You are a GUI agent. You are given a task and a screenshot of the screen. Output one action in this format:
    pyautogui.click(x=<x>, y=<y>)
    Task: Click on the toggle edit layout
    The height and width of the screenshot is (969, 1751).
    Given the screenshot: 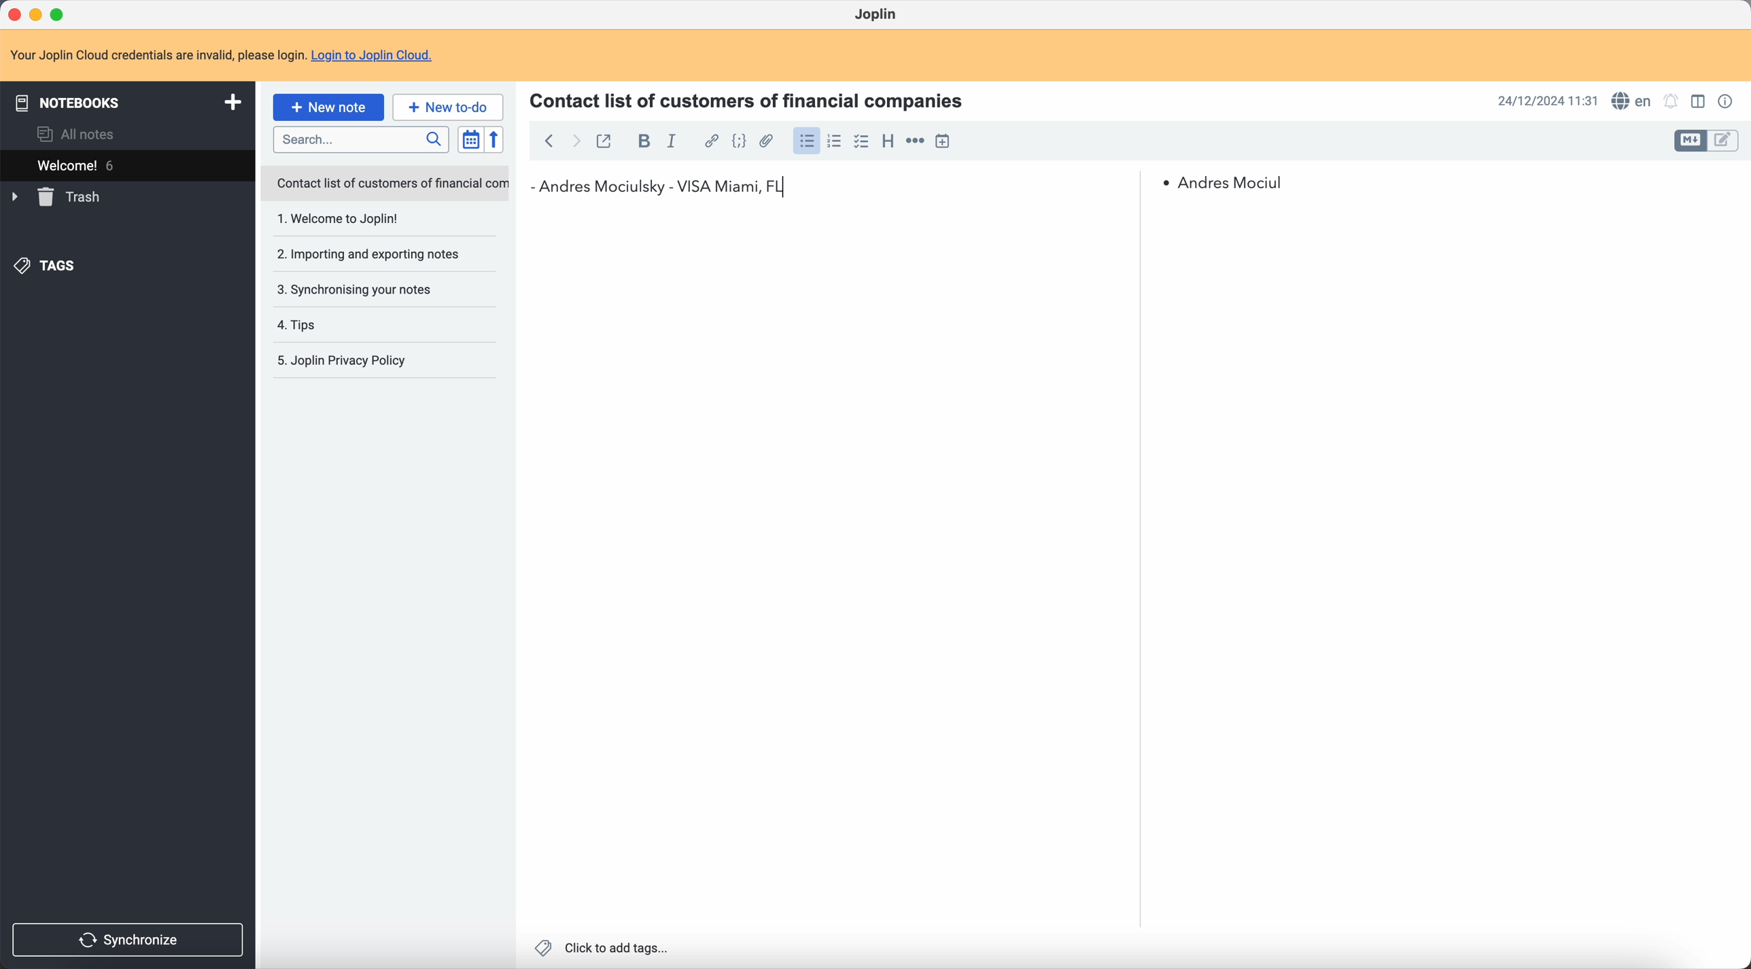 What is the action you would take?
    pyautogui.click(x=1697, y=101)
    